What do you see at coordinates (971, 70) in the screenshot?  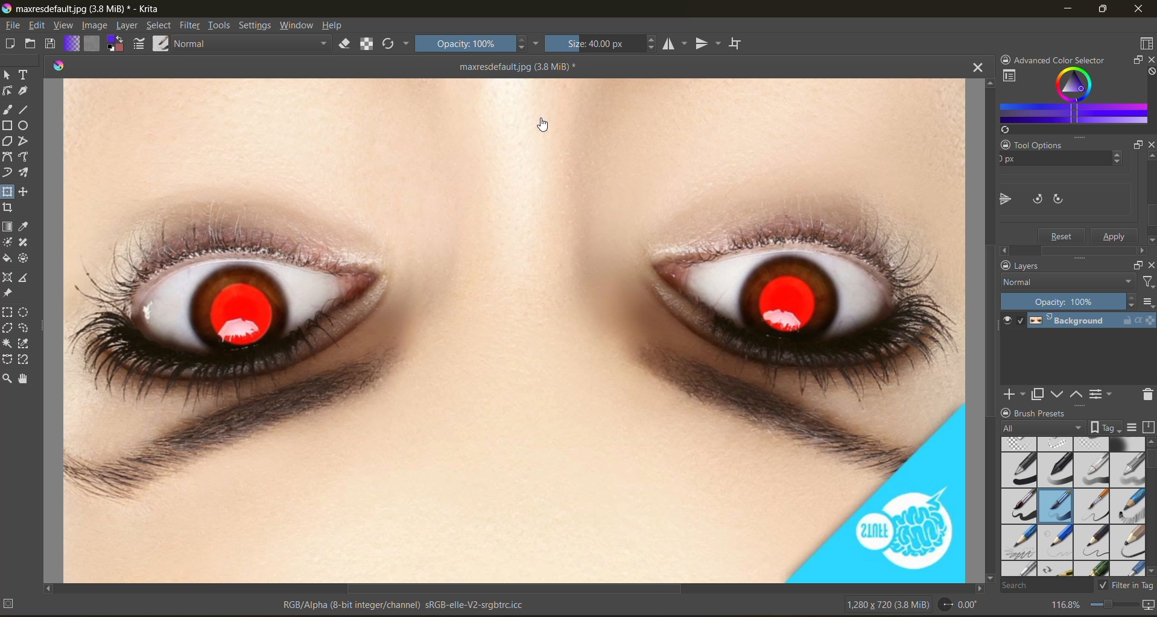 I see `close tab` at bounding box center [971, 70].